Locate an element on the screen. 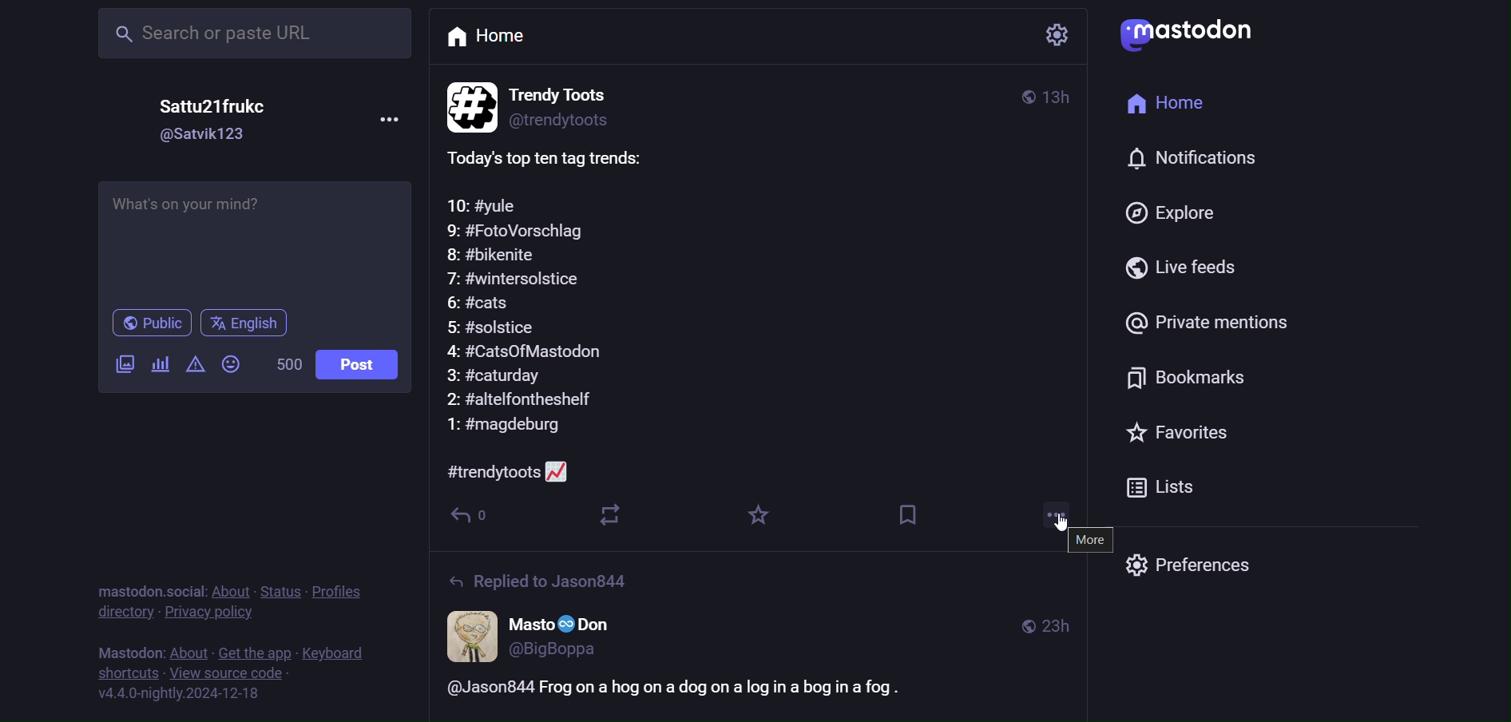 This screenshot has width=1511, height=722. profiles is located at coordinates (345, 591).